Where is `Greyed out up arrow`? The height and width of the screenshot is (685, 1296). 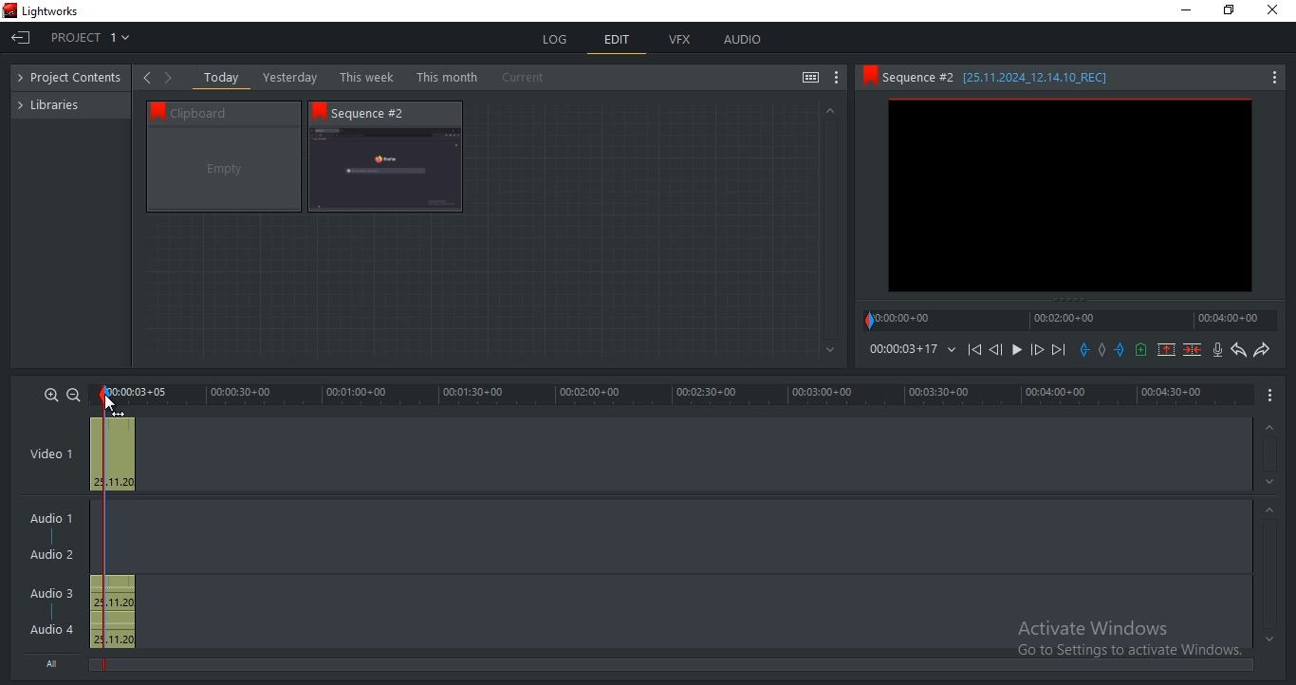
Greyed out up arrow is located at coordinates (1272, 512).